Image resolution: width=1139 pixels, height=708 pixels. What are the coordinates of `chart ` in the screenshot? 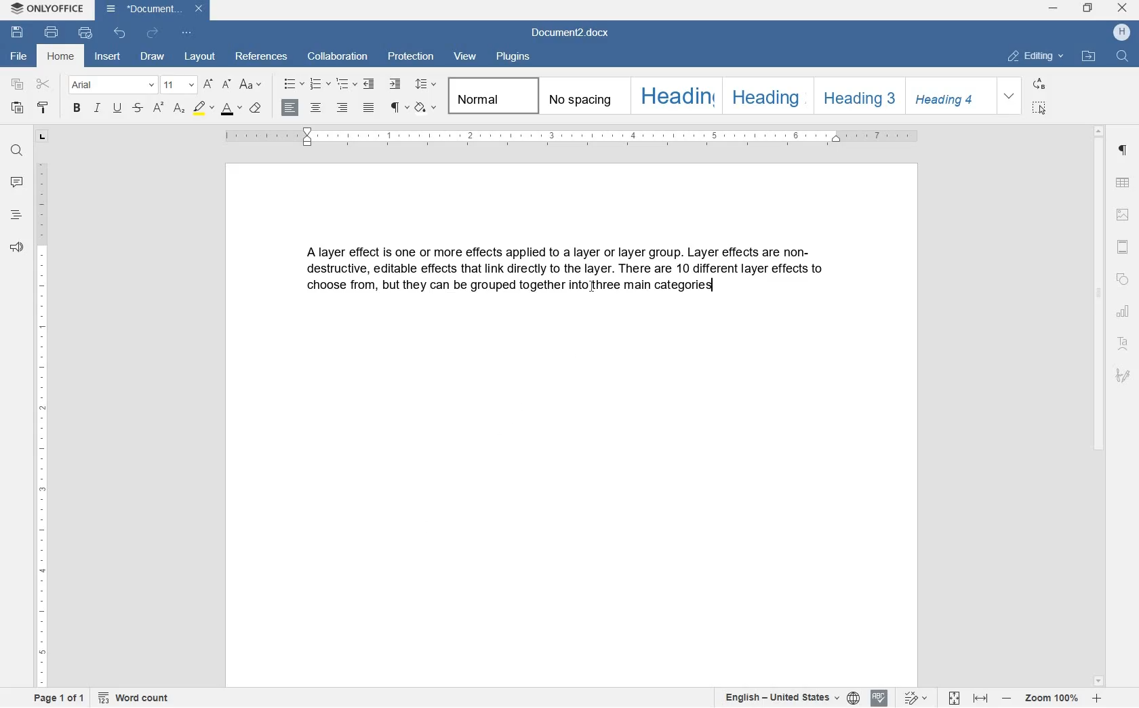 It's located at (1125, 313).